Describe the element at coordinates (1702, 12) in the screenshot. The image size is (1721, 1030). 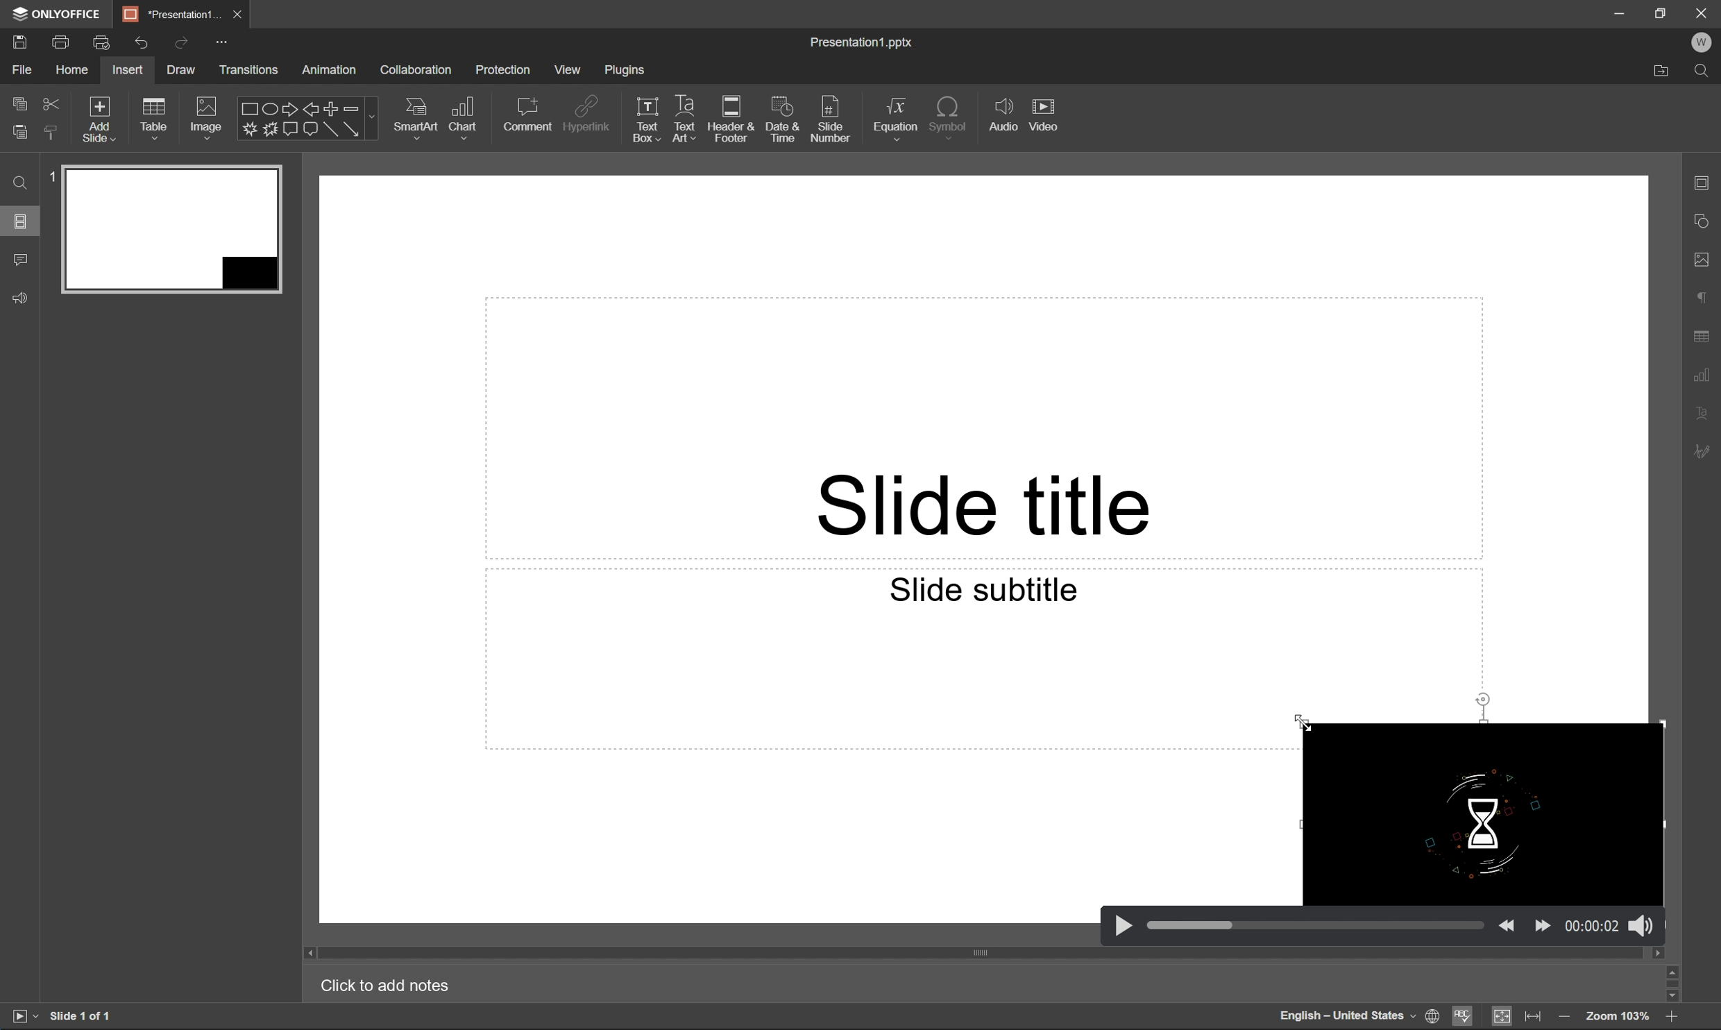
I see `Close` at that location.